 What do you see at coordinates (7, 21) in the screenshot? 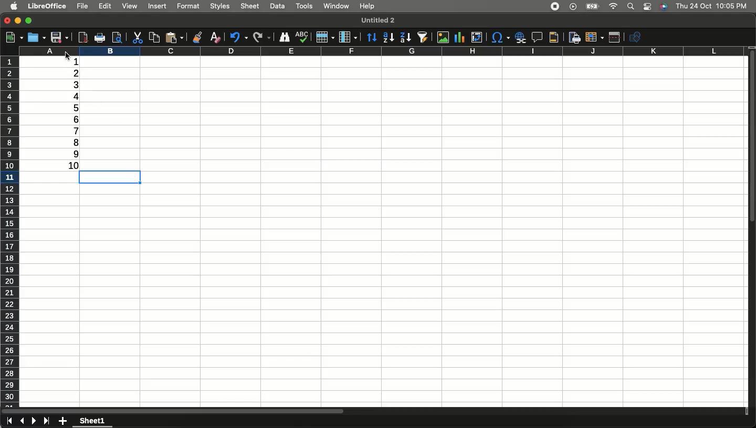
I see `Close` at bounding box center [7, 21].